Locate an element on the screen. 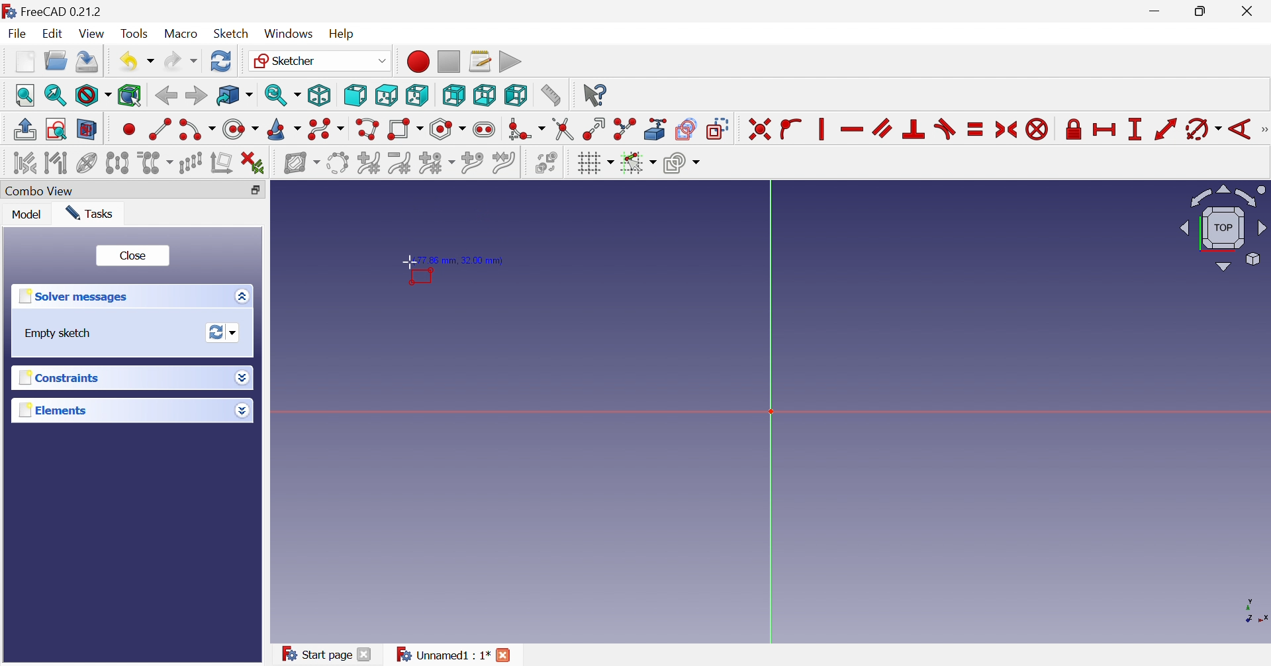  Draw style is located at coordinates (93, 96).